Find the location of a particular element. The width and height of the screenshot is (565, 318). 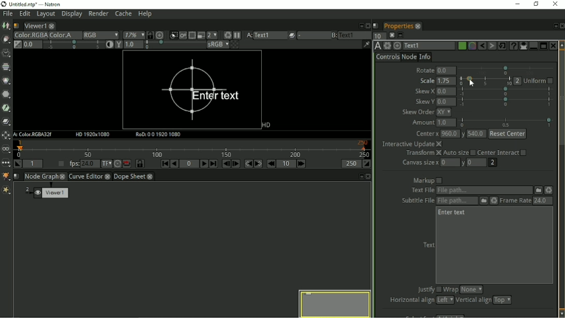

Subtitle file is located at coordinates (447, 200).